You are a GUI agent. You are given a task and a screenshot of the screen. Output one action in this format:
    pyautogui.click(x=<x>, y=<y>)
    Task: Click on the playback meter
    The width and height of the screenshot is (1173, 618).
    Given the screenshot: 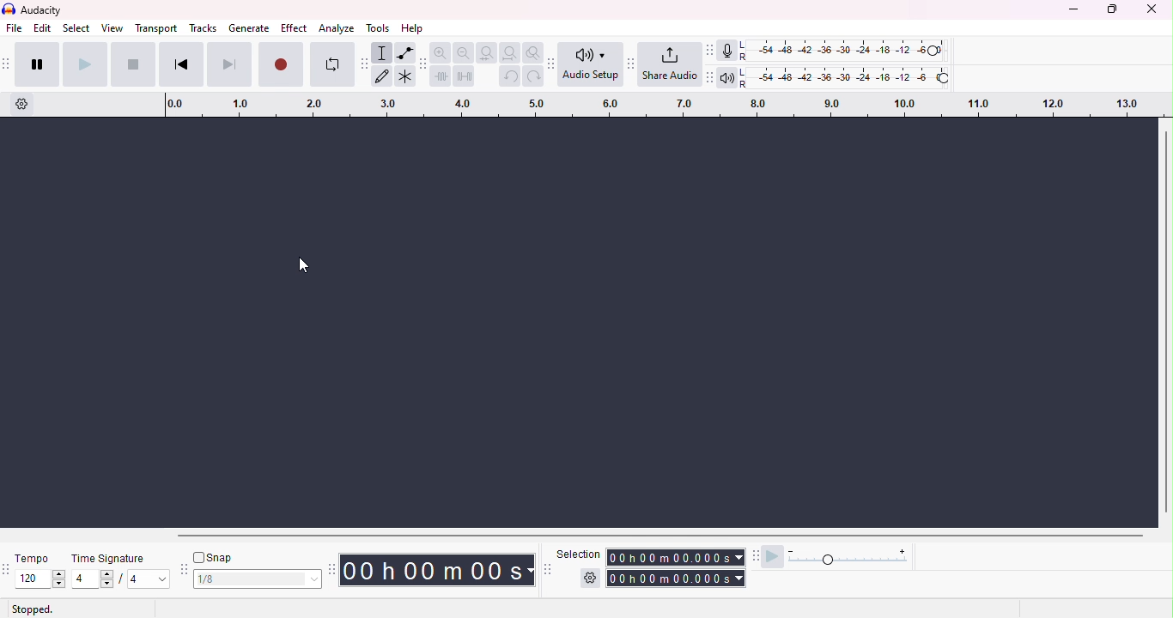 What is the action you would take?
    pyautogui.click(x=729, y=76)
    